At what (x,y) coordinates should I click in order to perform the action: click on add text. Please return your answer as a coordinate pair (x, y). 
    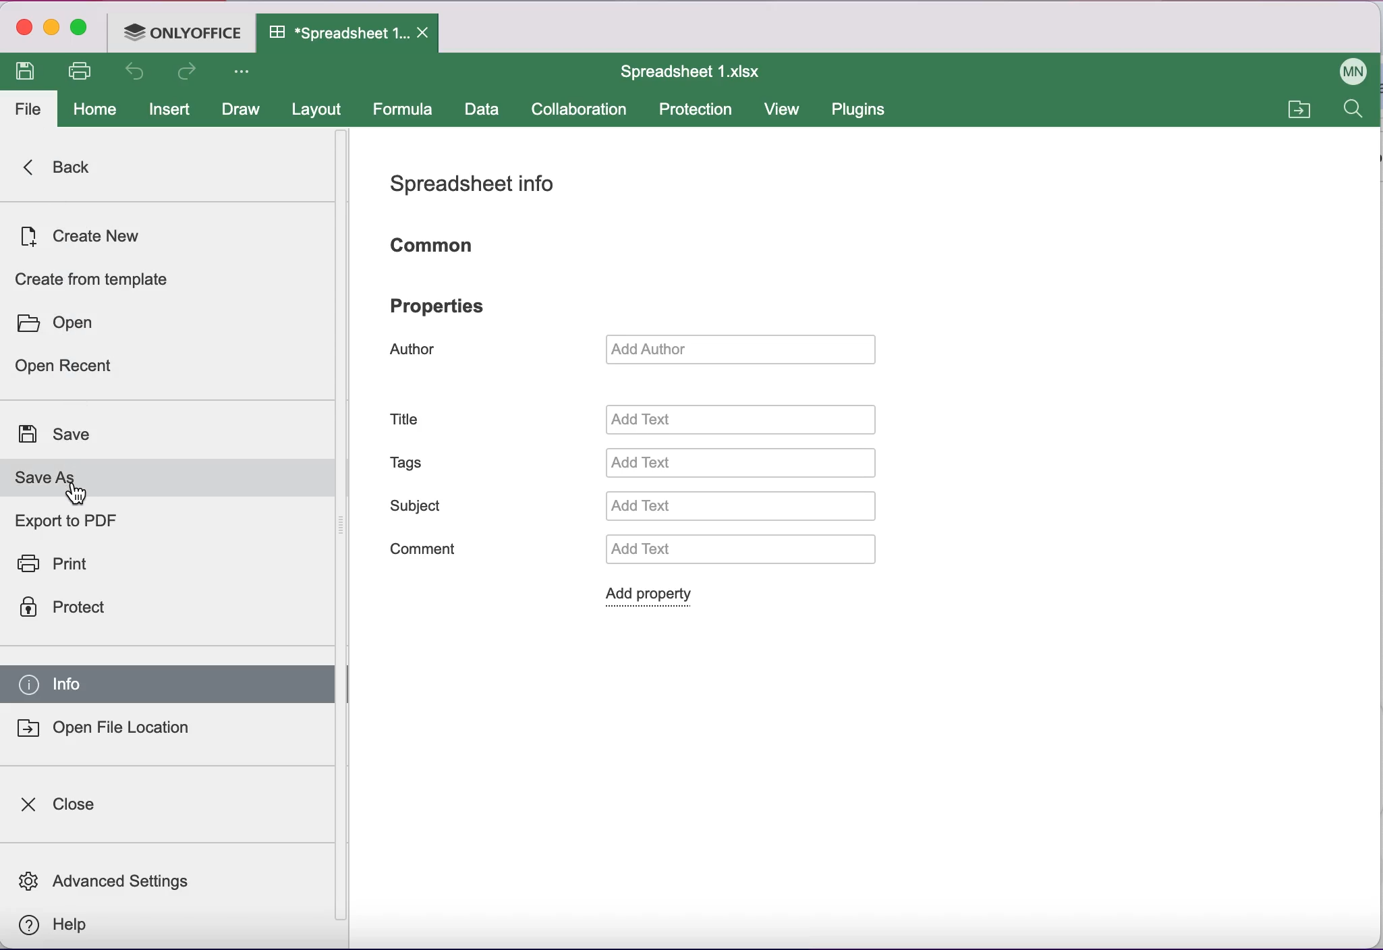
    Looking at the image, I should click on (739, 552).